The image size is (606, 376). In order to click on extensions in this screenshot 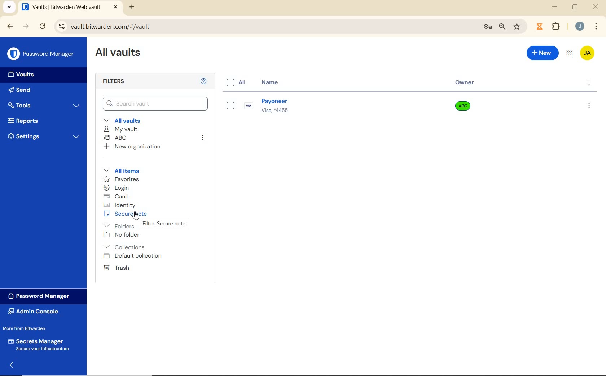, I will do `click(539, 27)`.